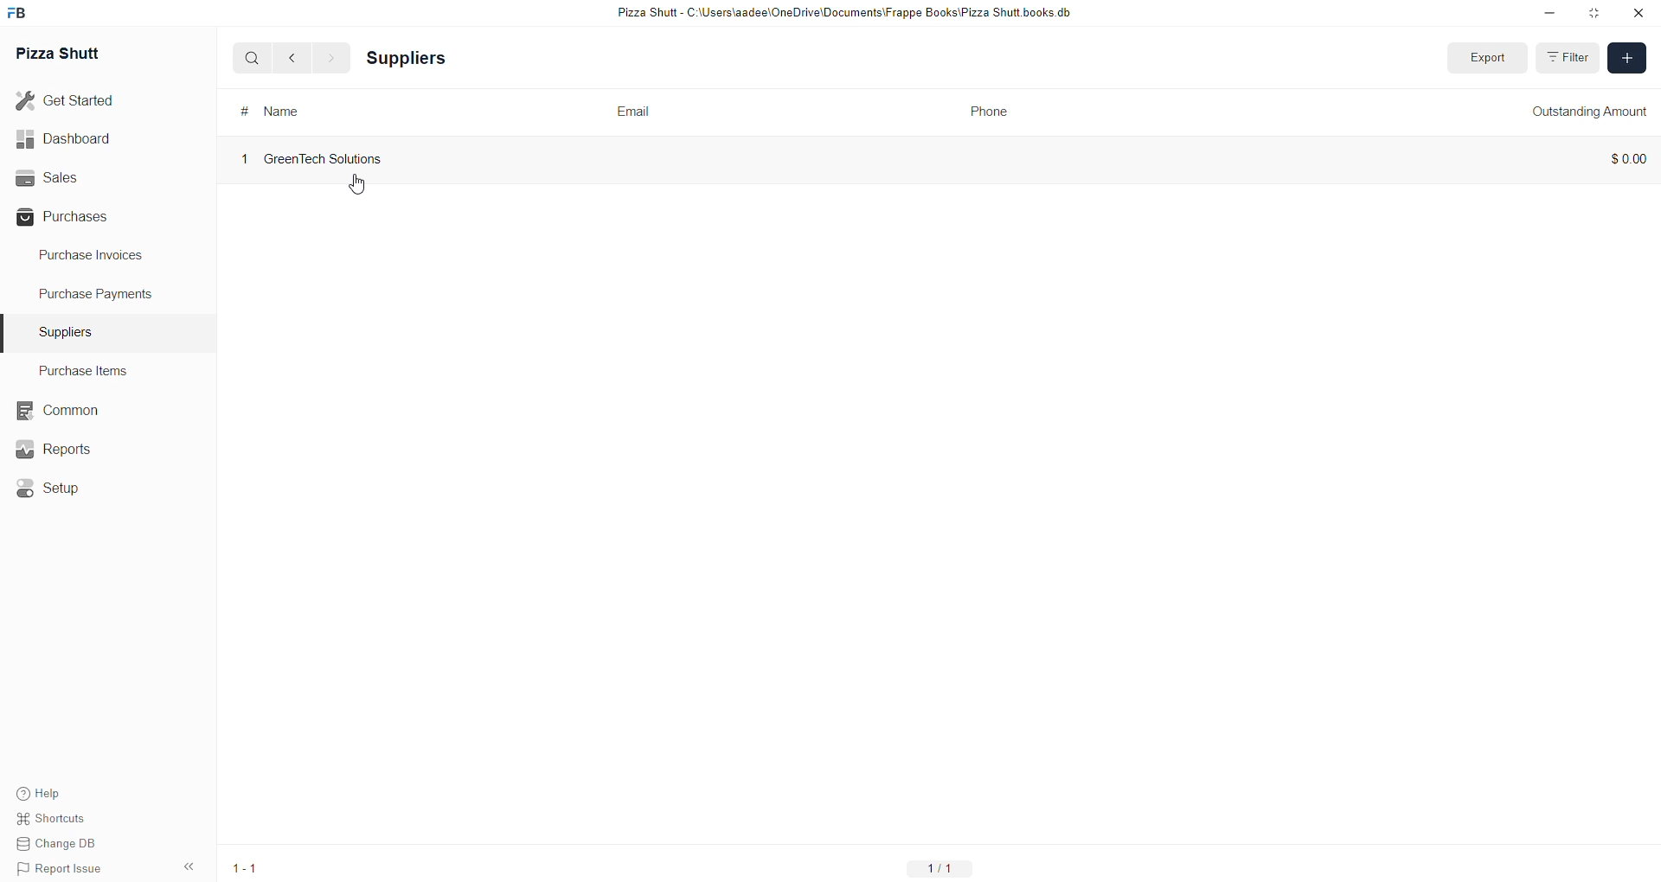 The width and height of the screenshot is (1661, 882). What do you see at coordinates (1576, 58) in the screenshot?
I see ` Filter` at bounding box center [1576, 58].